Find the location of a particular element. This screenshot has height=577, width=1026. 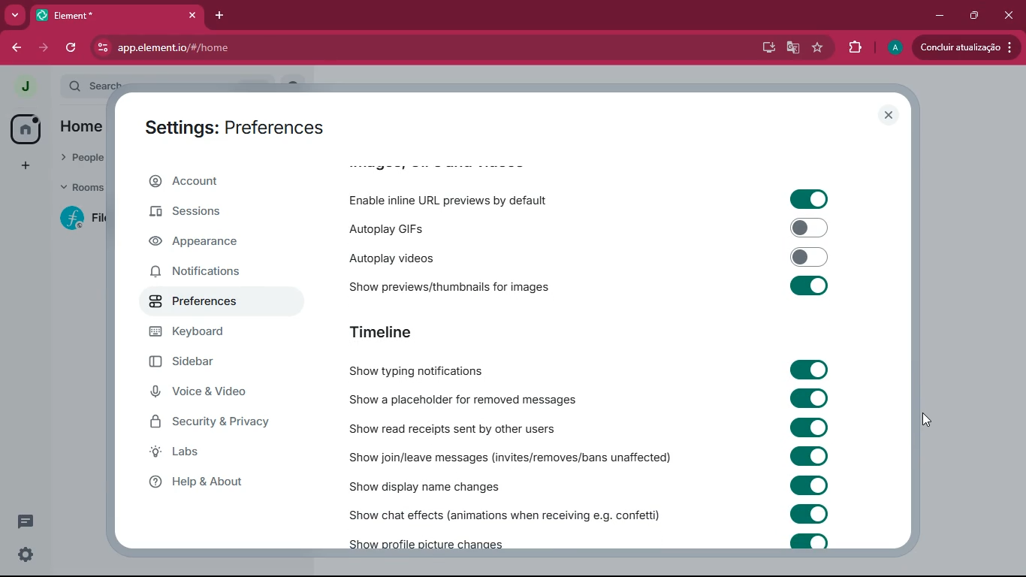

security & privacy is located at coordinates (210, 423).